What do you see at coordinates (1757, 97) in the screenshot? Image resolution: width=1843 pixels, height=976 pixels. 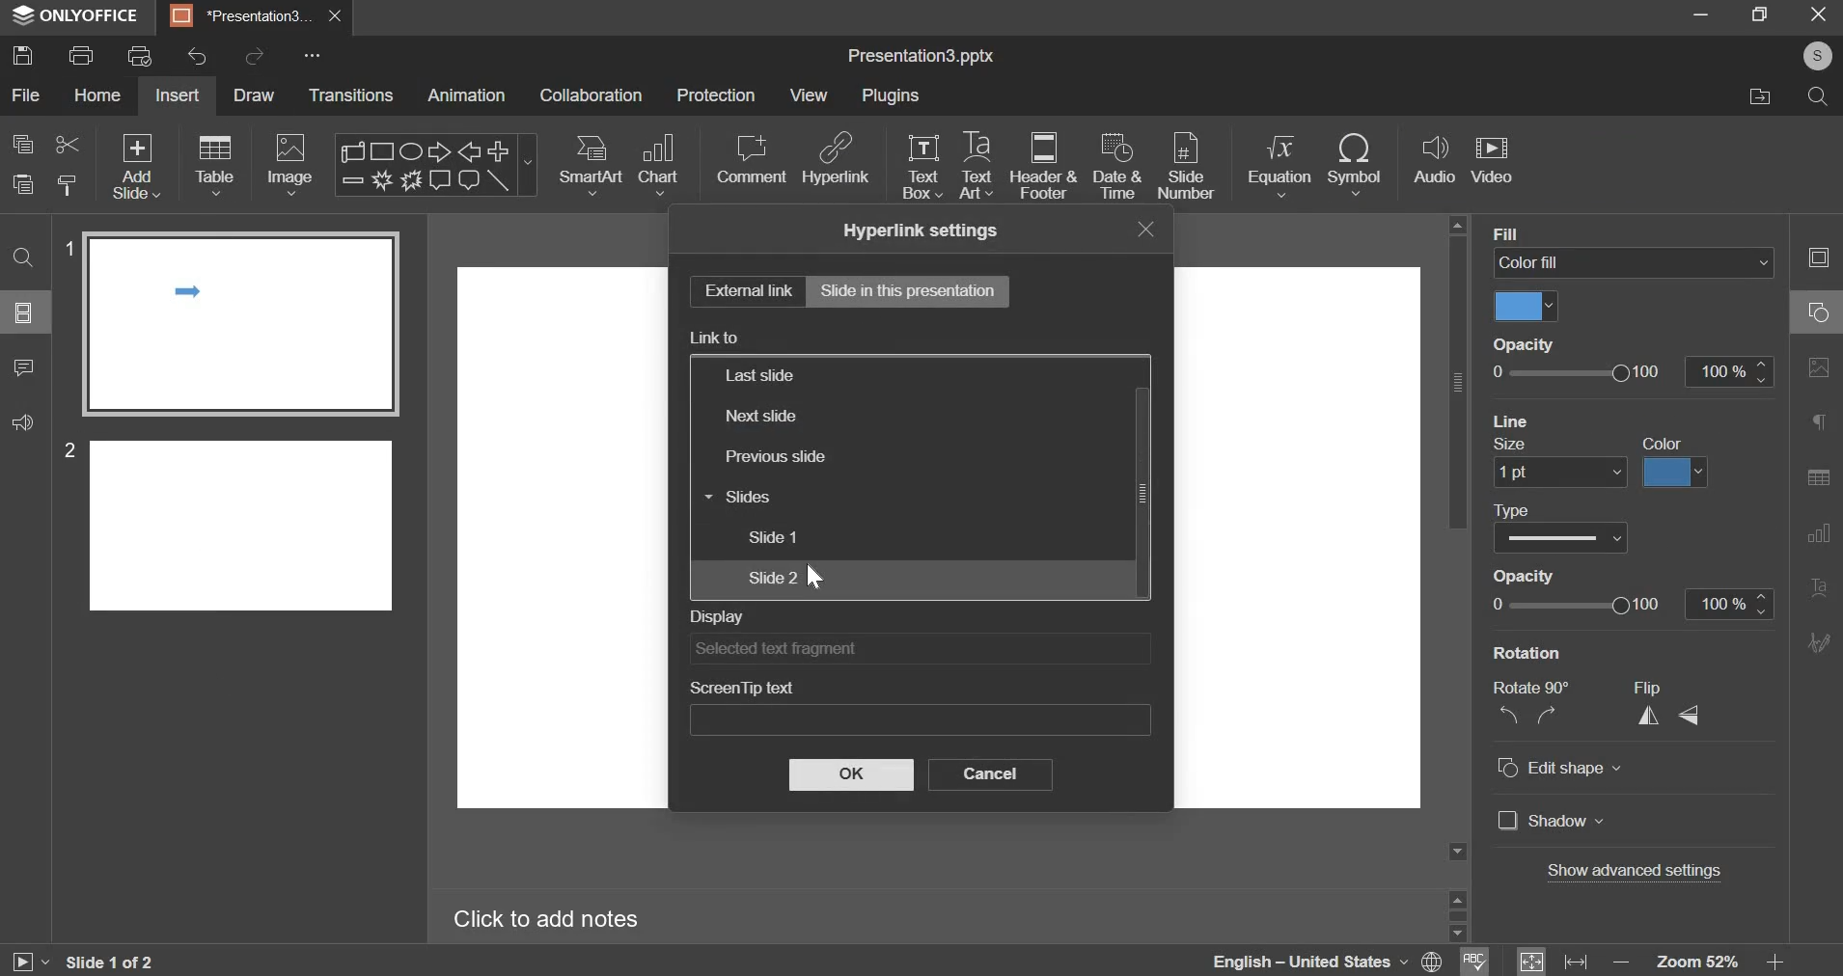 I see `file location` at bounding box center [1757, 97].